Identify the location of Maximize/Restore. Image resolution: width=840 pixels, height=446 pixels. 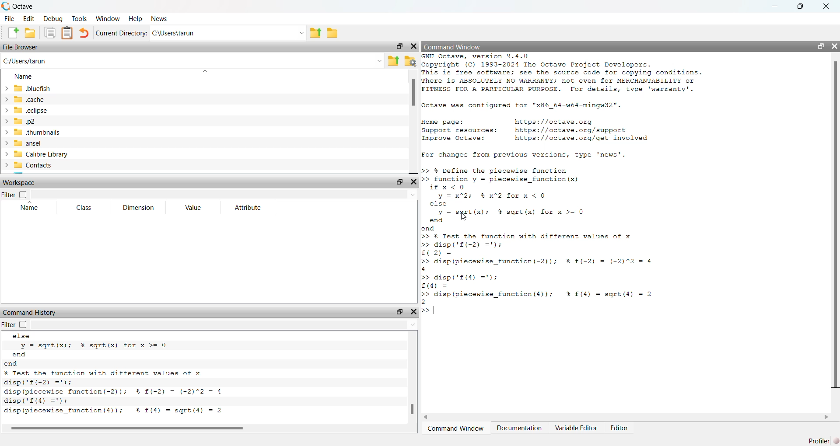
(399, 312).